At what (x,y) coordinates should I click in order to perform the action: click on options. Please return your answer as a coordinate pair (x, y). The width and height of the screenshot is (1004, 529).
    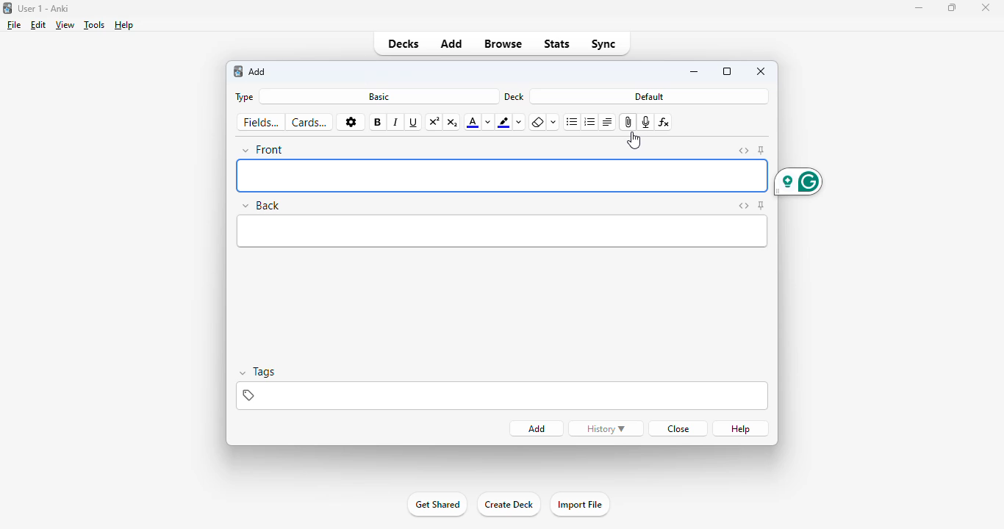
    Looking at the image, I should click on (350, 122).